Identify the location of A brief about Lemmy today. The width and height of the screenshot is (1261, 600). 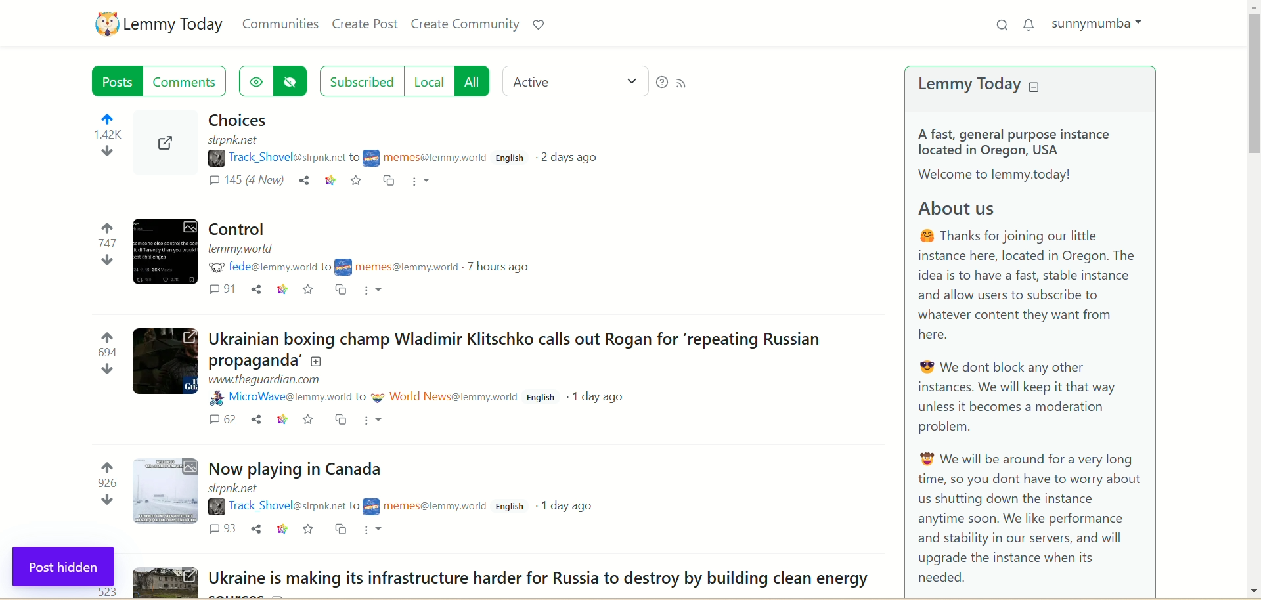
(1042, 361).